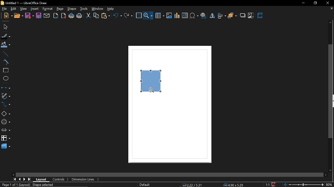  Describe the element at coordinates (24, 179) in the screenshot. I see `next page` at that location.